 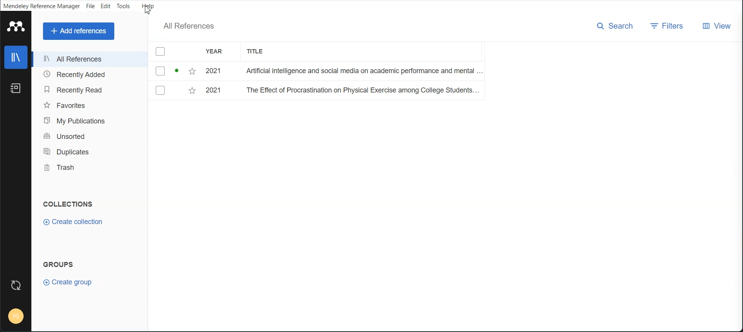 What do you see at coordinates (148, 6) in the screenshot?
I see `Help` at bounding box center [148, 6].